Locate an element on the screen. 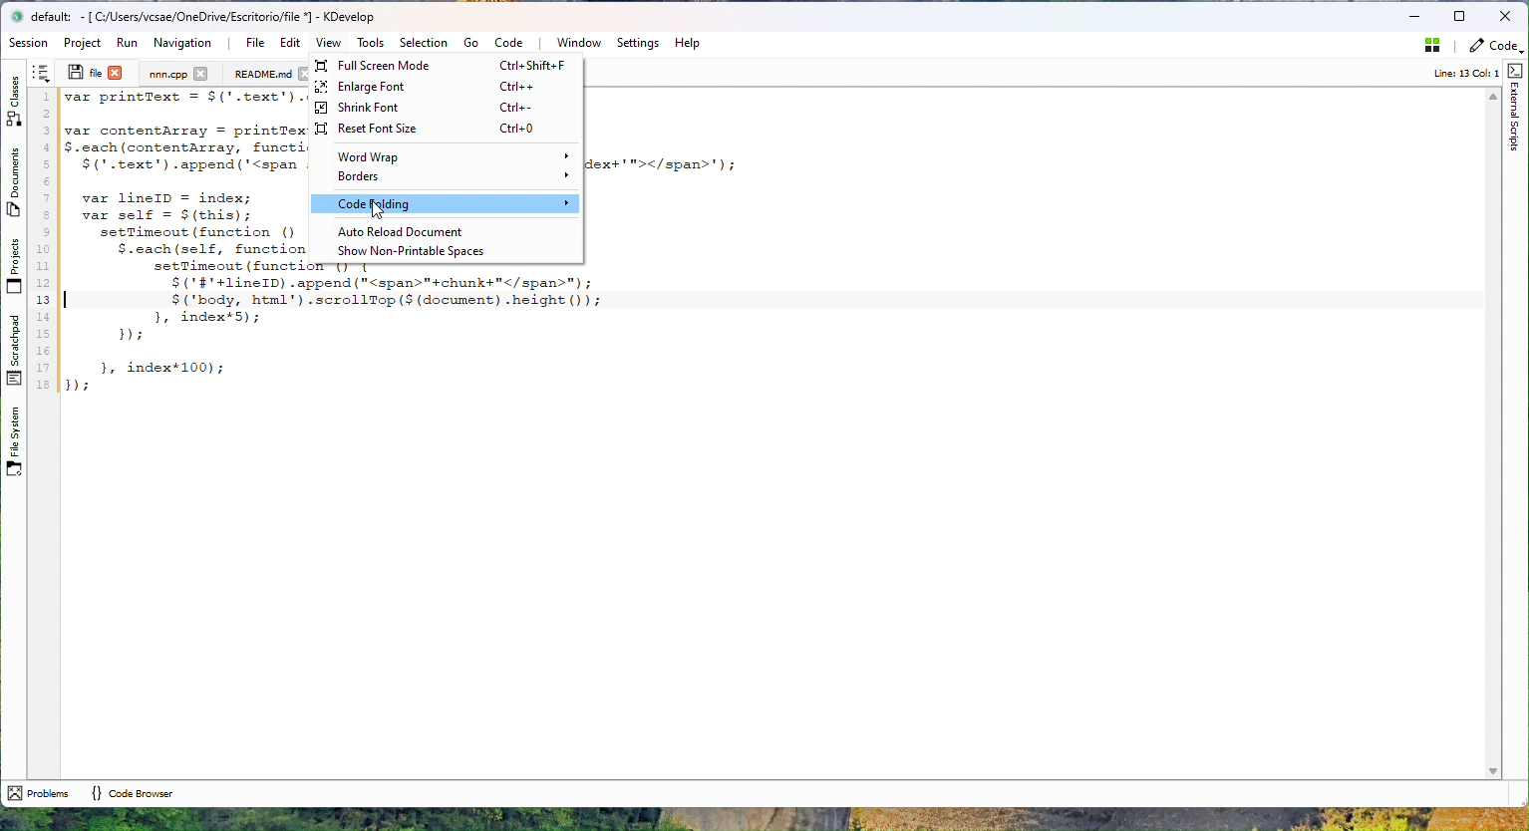 Image resolution: width=1529 pixels, height=831 pixels. Help is located at coordinates (687, 43).